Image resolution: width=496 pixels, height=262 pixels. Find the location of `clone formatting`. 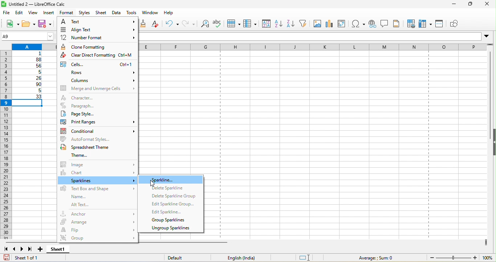

clone formatting is located at coordinates (145, 24).